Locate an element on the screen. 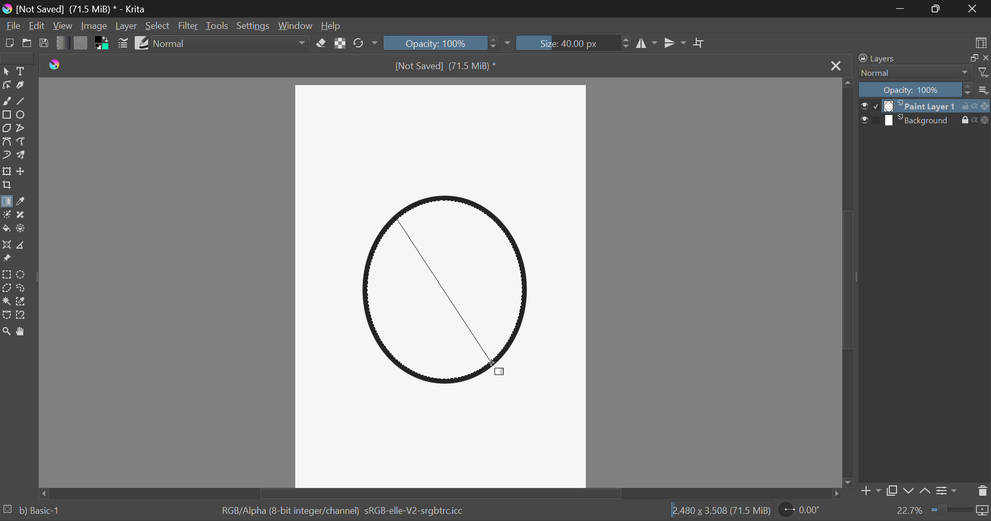 The image size is (991, 521). Close is located at coordinates (975, 9).